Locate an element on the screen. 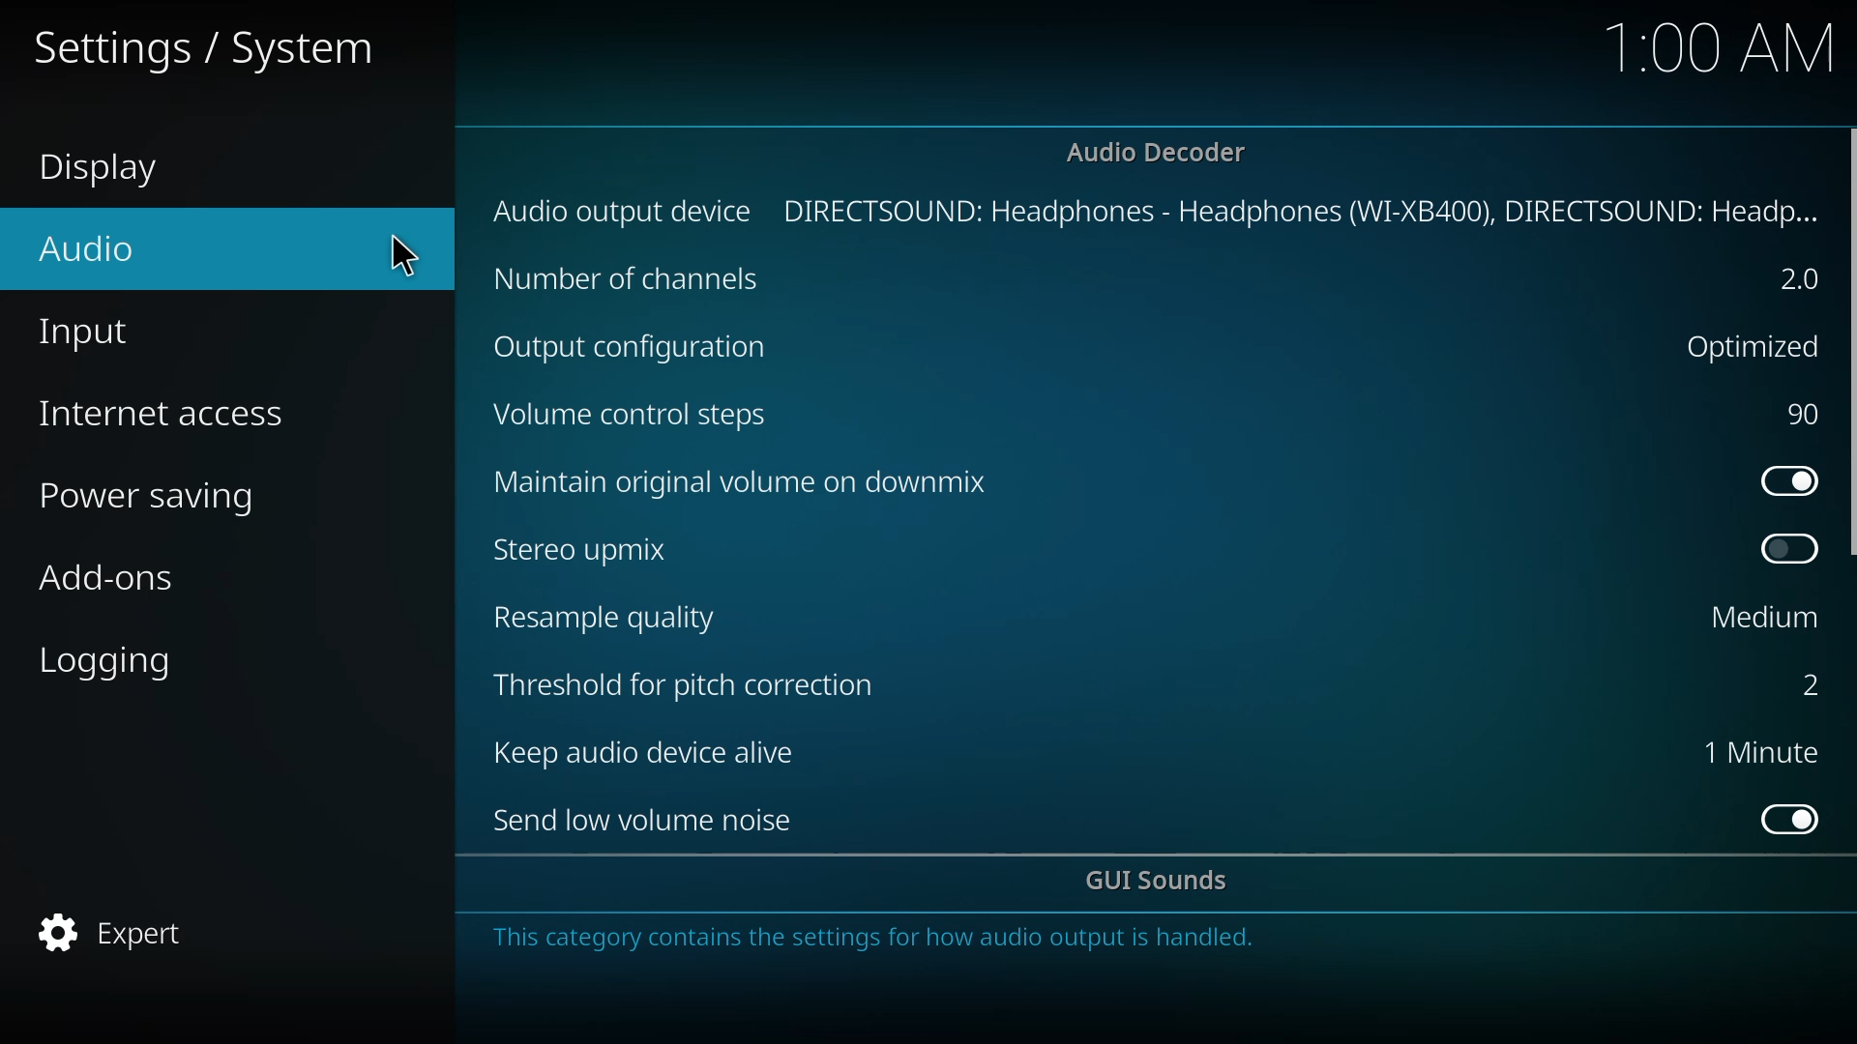  logging is located at coordinates (120, 660).